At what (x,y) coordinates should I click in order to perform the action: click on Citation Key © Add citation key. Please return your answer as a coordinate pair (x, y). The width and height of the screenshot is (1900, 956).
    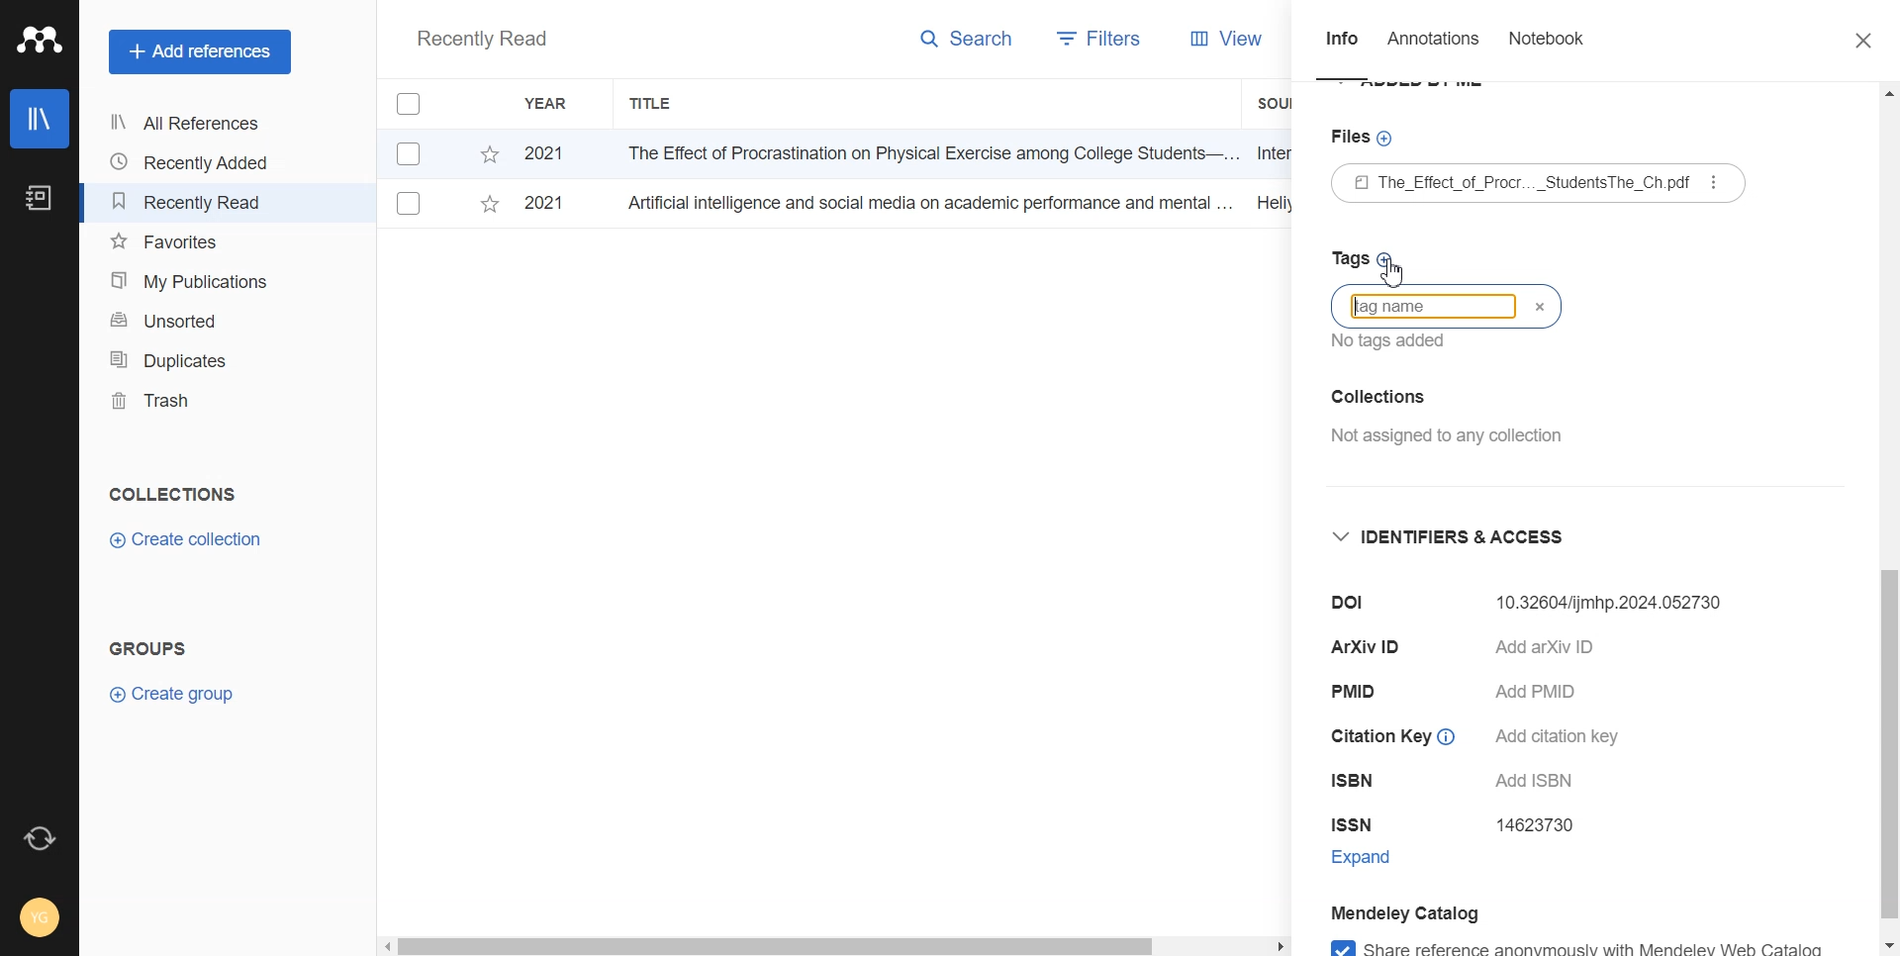
    Looking at the image, I should click on (1483, 735).